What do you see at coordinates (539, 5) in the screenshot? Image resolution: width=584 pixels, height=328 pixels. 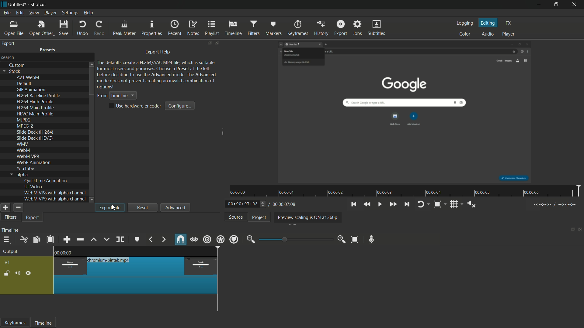 I see `minimize` at bounding box center [539, 5].